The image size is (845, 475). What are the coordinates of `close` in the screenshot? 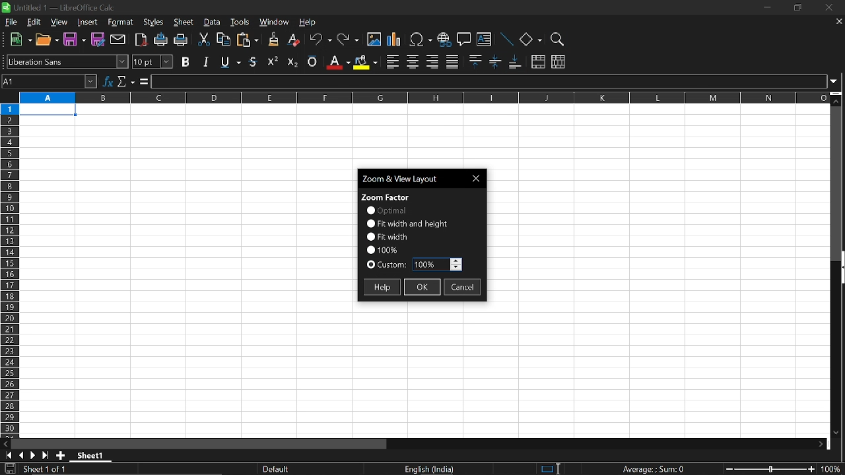 It's located at (827, 9).